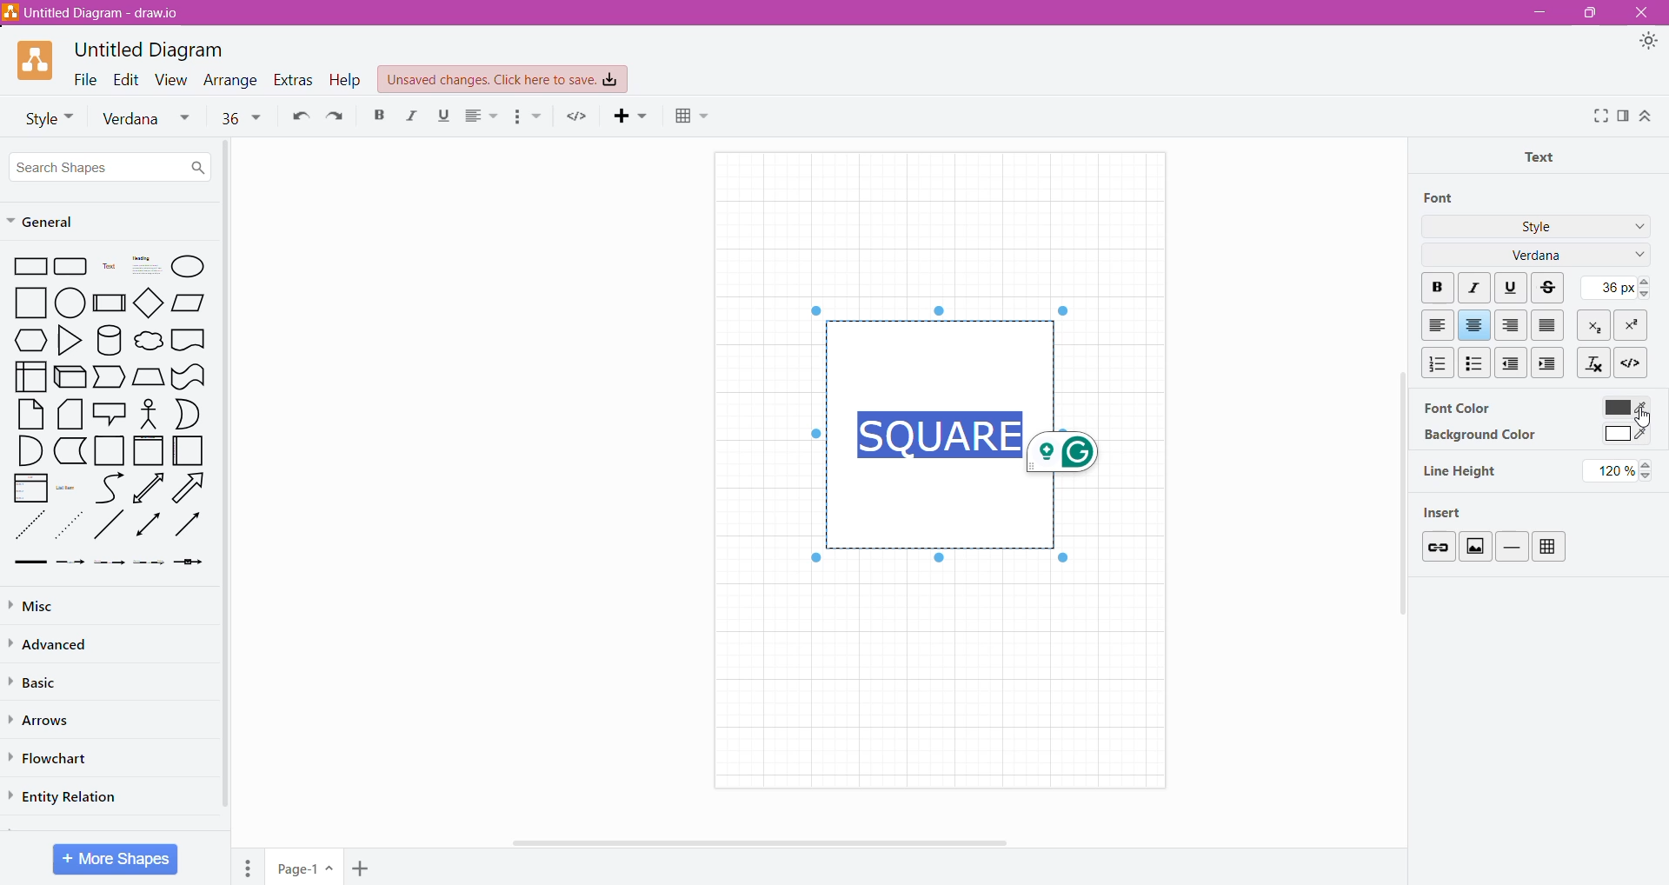  Describe the element at coordinates (1513, 546) in the screenshot. I see `Insert Horizontal Line` at that location.